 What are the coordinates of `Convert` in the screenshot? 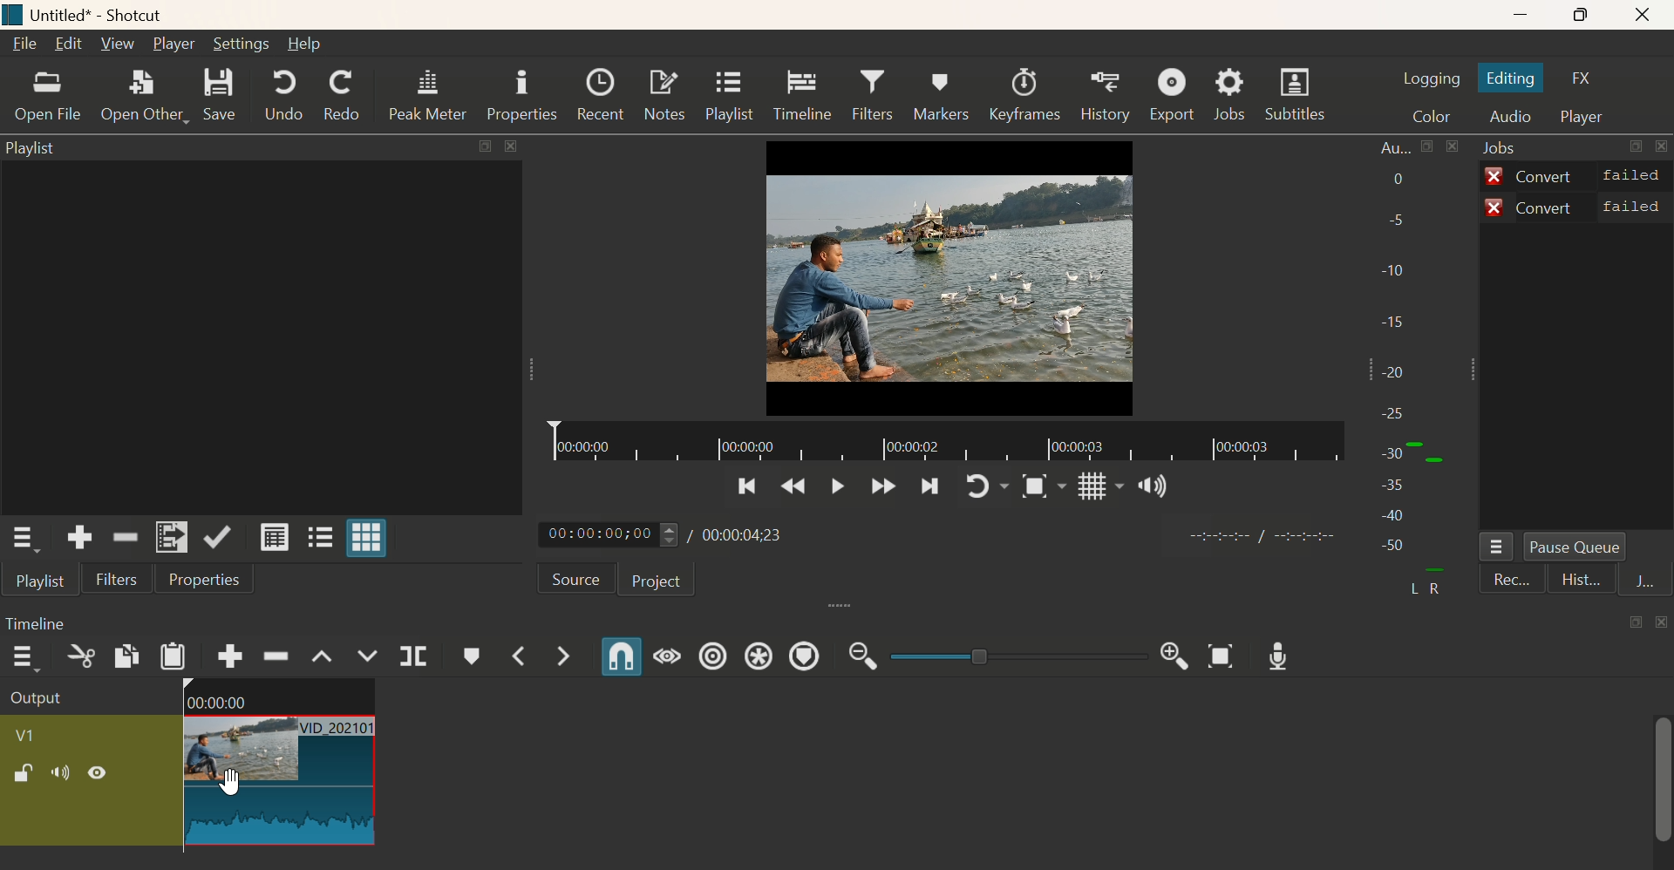 It's located at (1575, 174).